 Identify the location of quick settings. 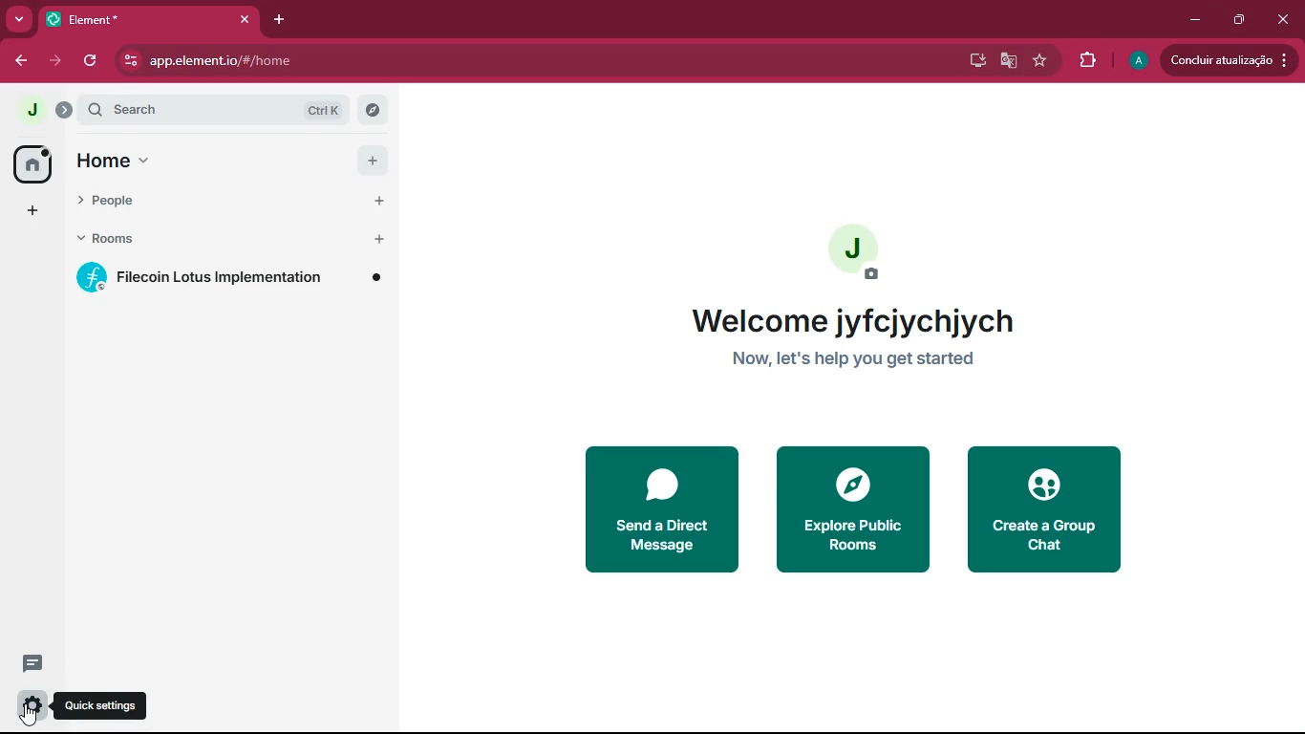
(109, 702).